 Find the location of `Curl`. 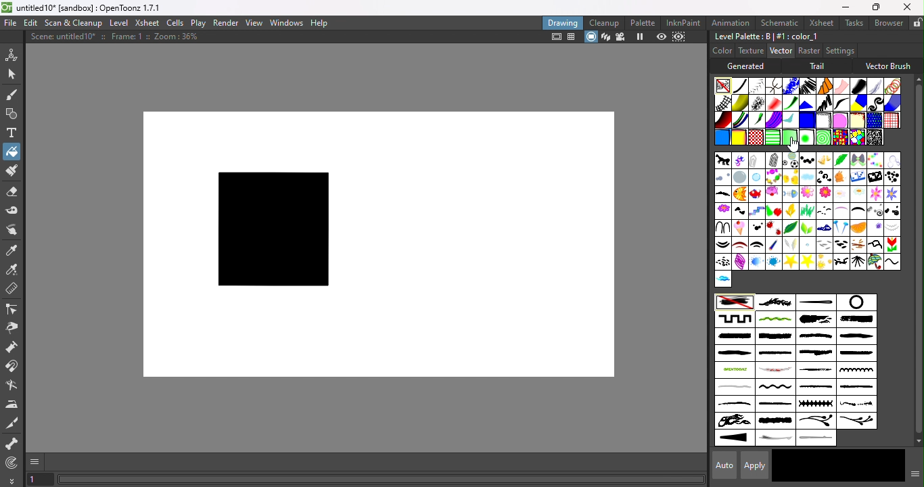

Curl is located at coordinates (824, 177).